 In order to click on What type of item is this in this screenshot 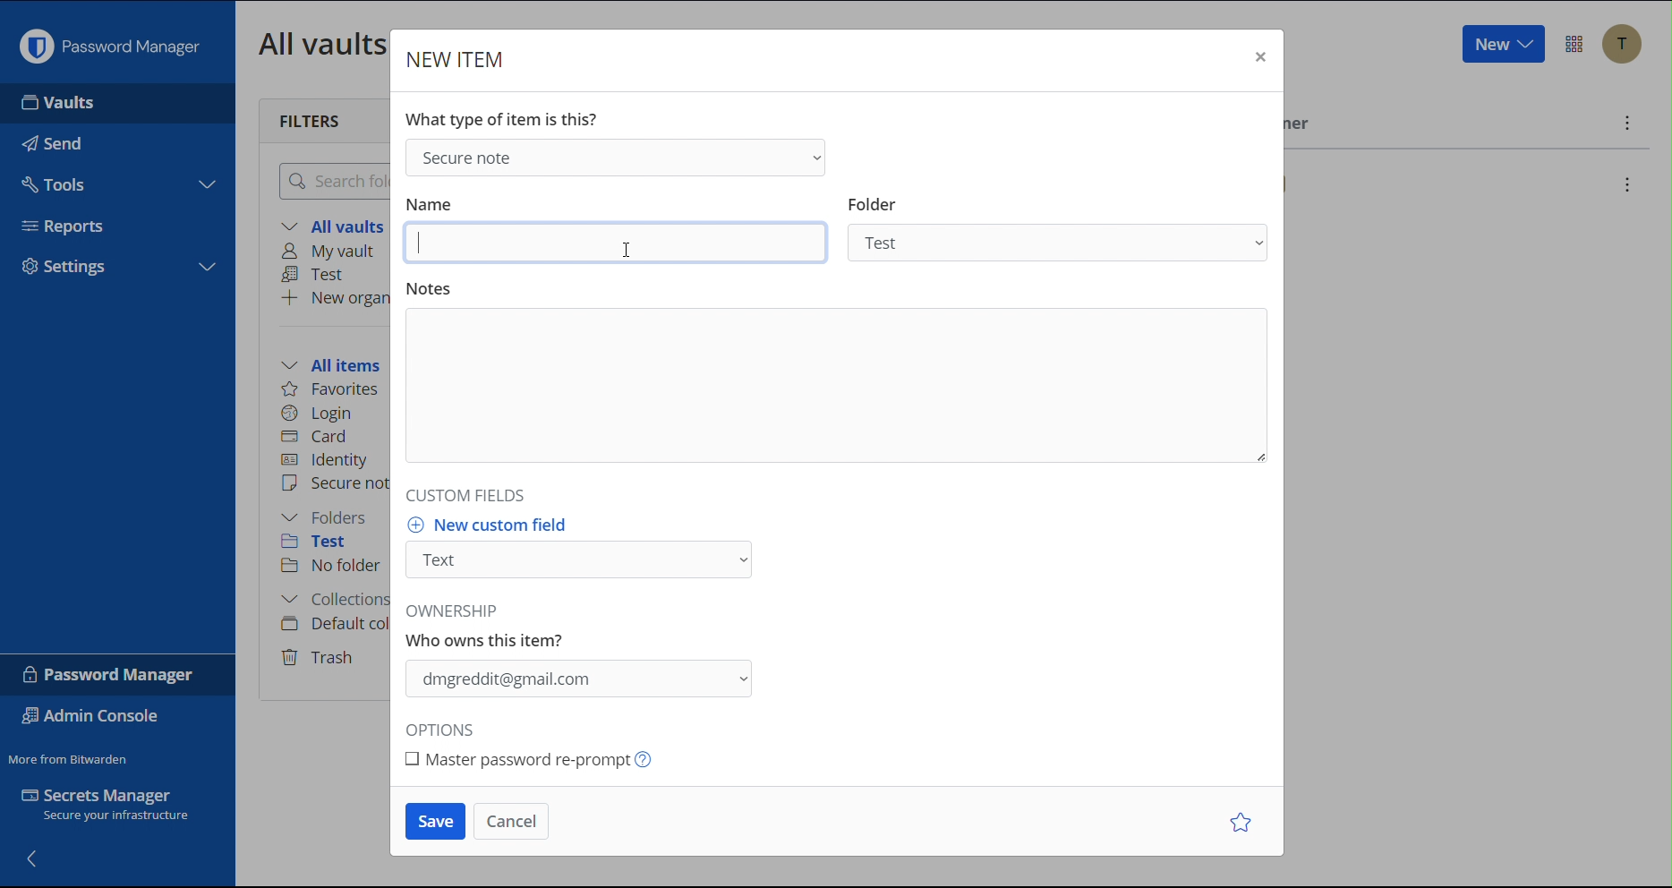, I will do `click(500, 119)`.